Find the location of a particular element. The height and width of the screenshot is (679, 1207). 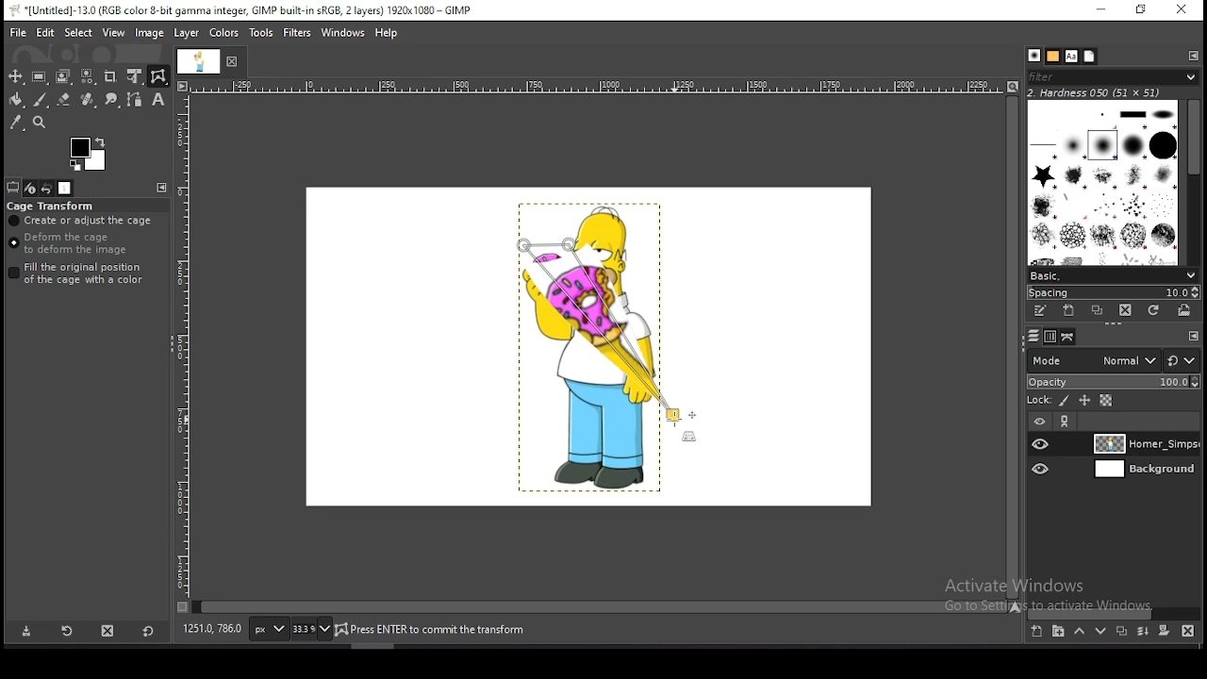

scroll bar is located at coordinates (600, 605).